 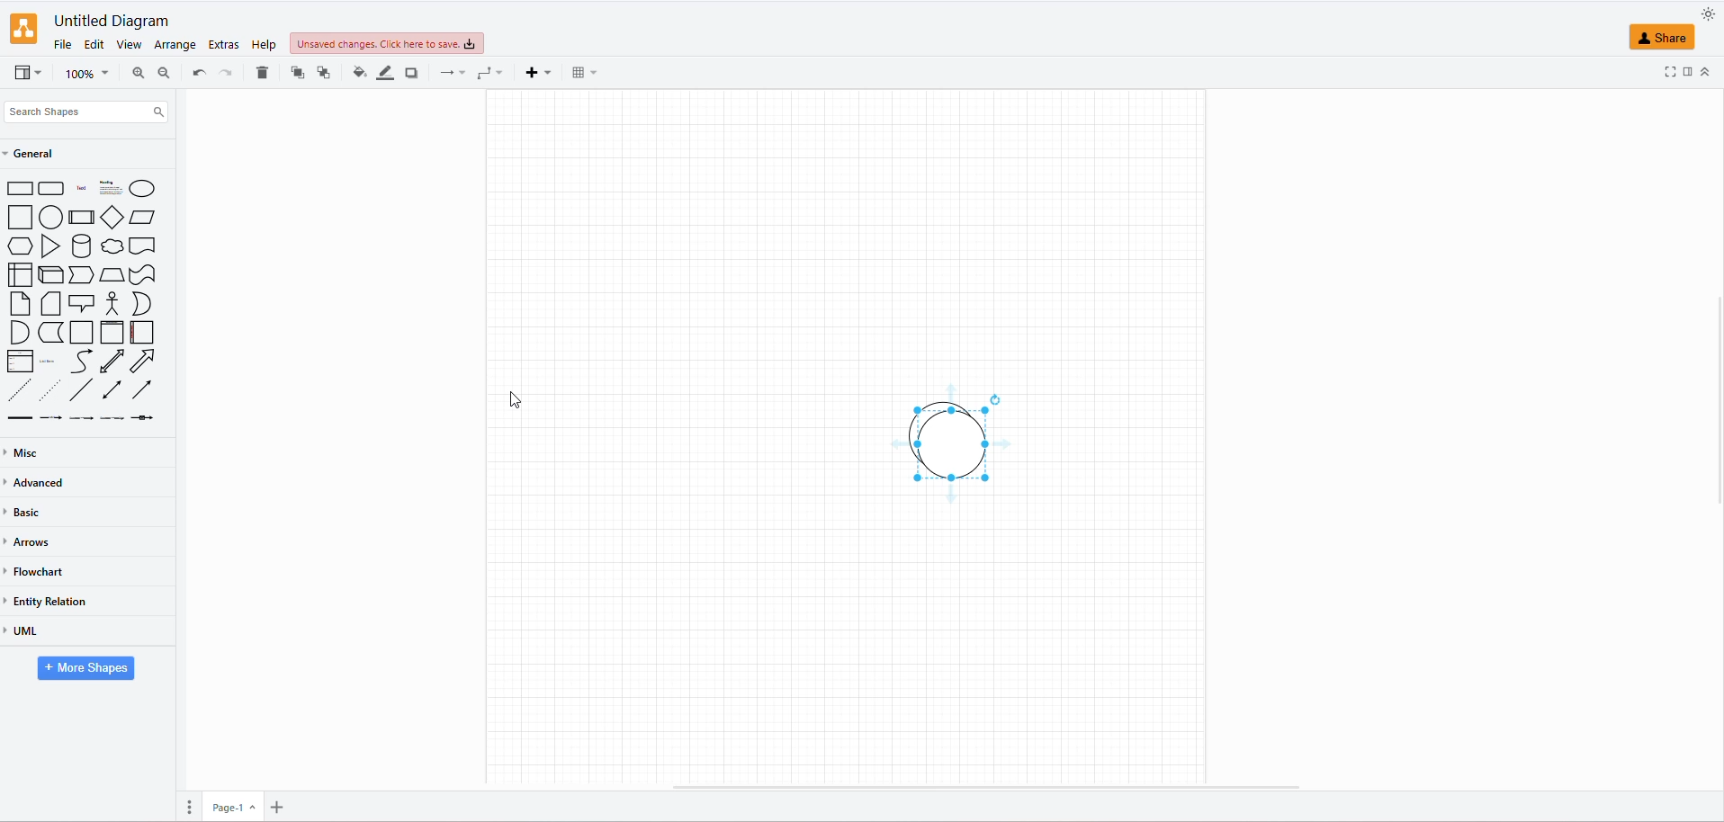 What do you see at coordinates (449, 76) in the screenshot?
I see `CONNECTION` at bounding box center [449, 76].